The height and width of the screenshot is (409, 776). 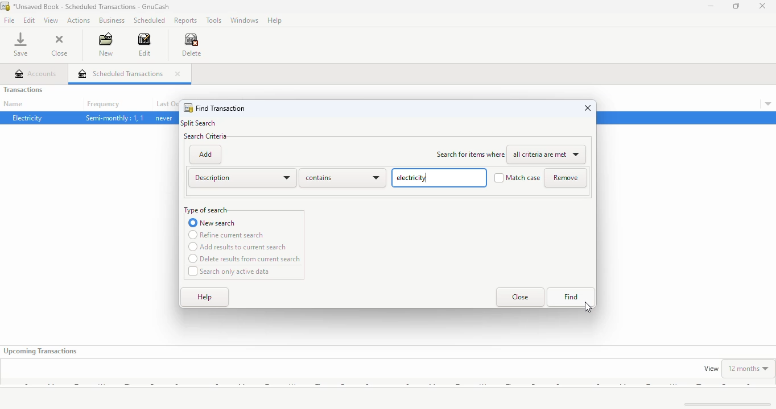 What do you see at coordinates (588, 107) in the screenshot?
I see `close` at bounding box center [588, 107].